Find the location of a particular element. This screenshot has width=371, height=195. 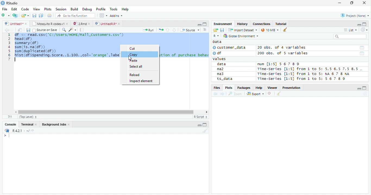

Cursor is located at coordinates (130, 59).